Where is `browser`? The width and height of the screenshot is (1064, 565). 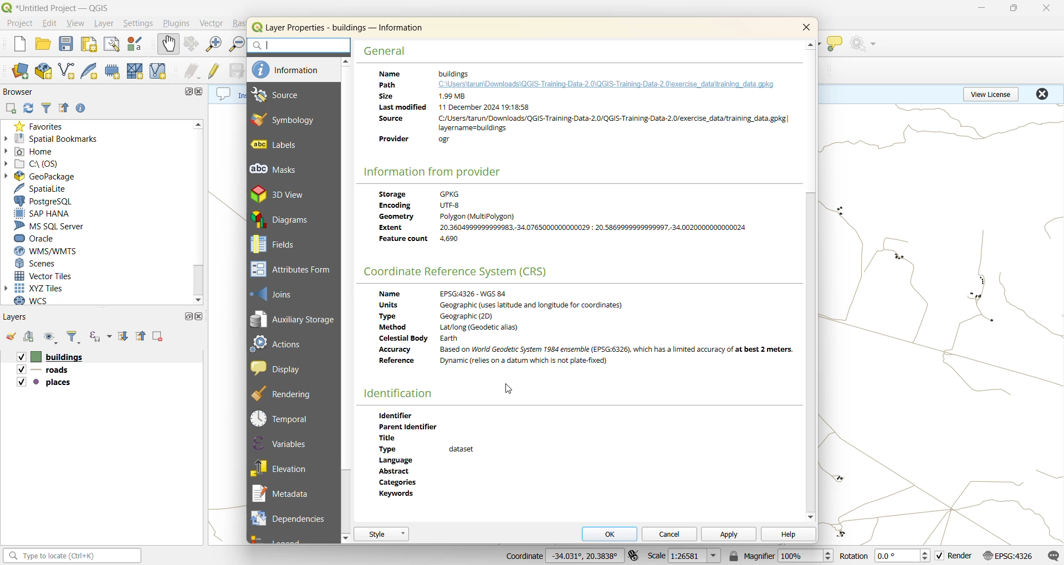
browser is located at coordinates (20, 91).